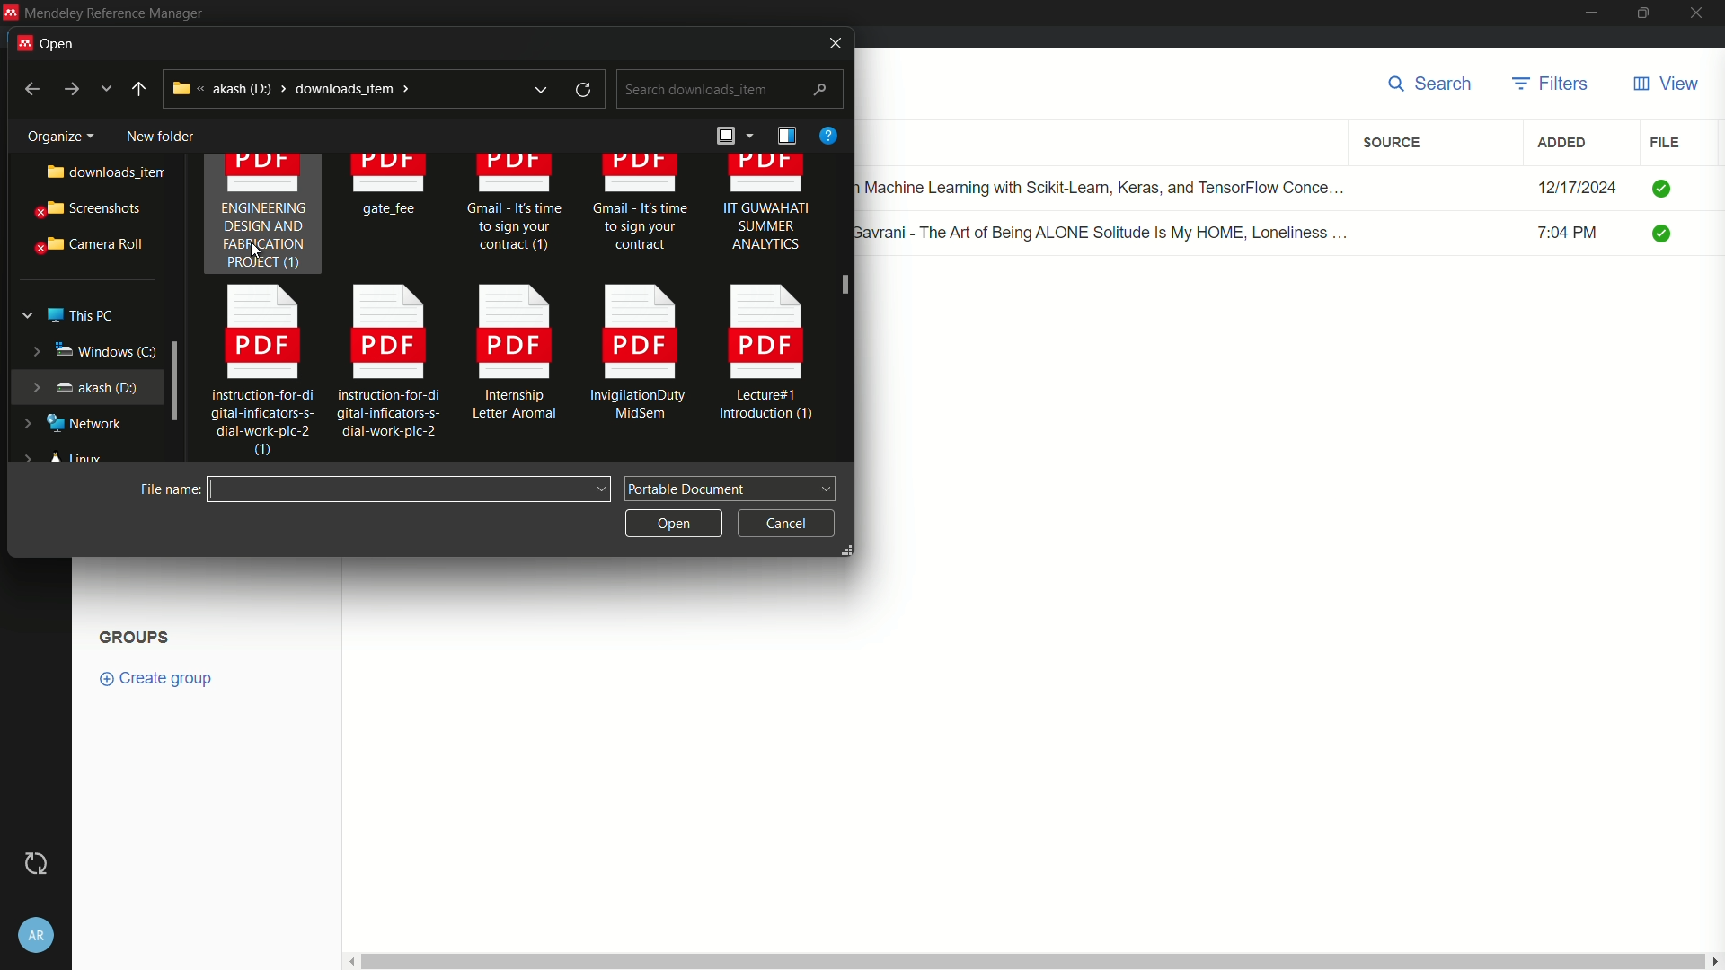 The image size is (1725, 970). I want to click on Organize, so click(54, 133).